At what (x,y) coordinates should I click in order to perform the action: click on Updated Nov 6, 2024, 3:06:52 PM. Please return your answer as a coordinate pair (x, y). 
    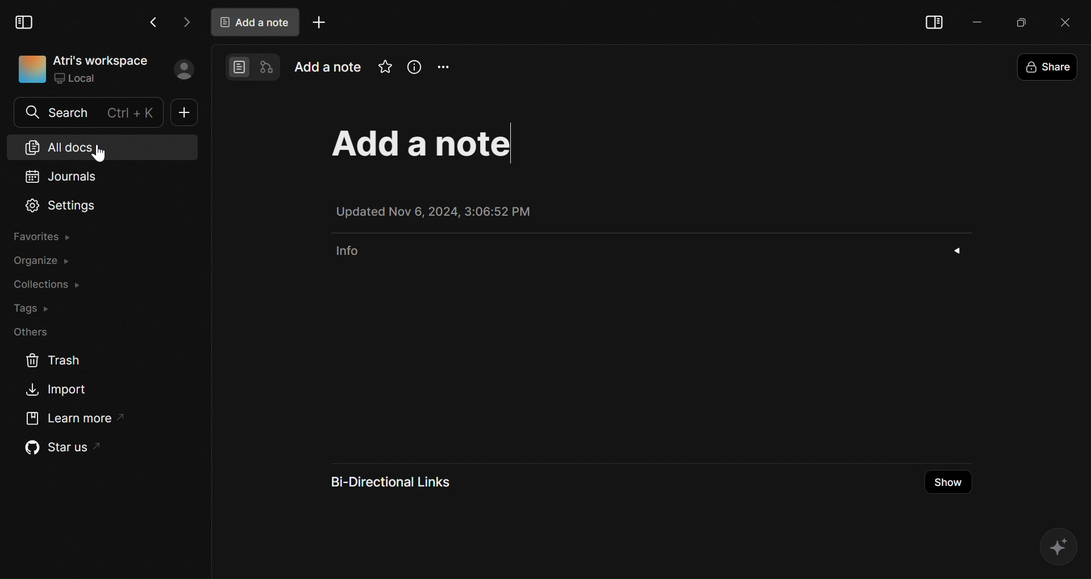
    Looking at the image, I should click on (433, 211).